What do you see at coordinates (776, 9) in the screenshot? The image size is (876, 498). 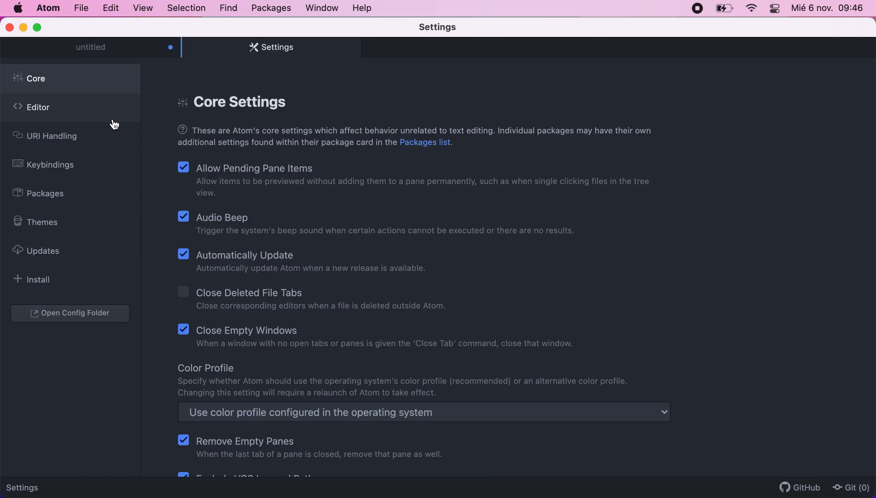 I see `panel control` at bounding box center [776, 9].